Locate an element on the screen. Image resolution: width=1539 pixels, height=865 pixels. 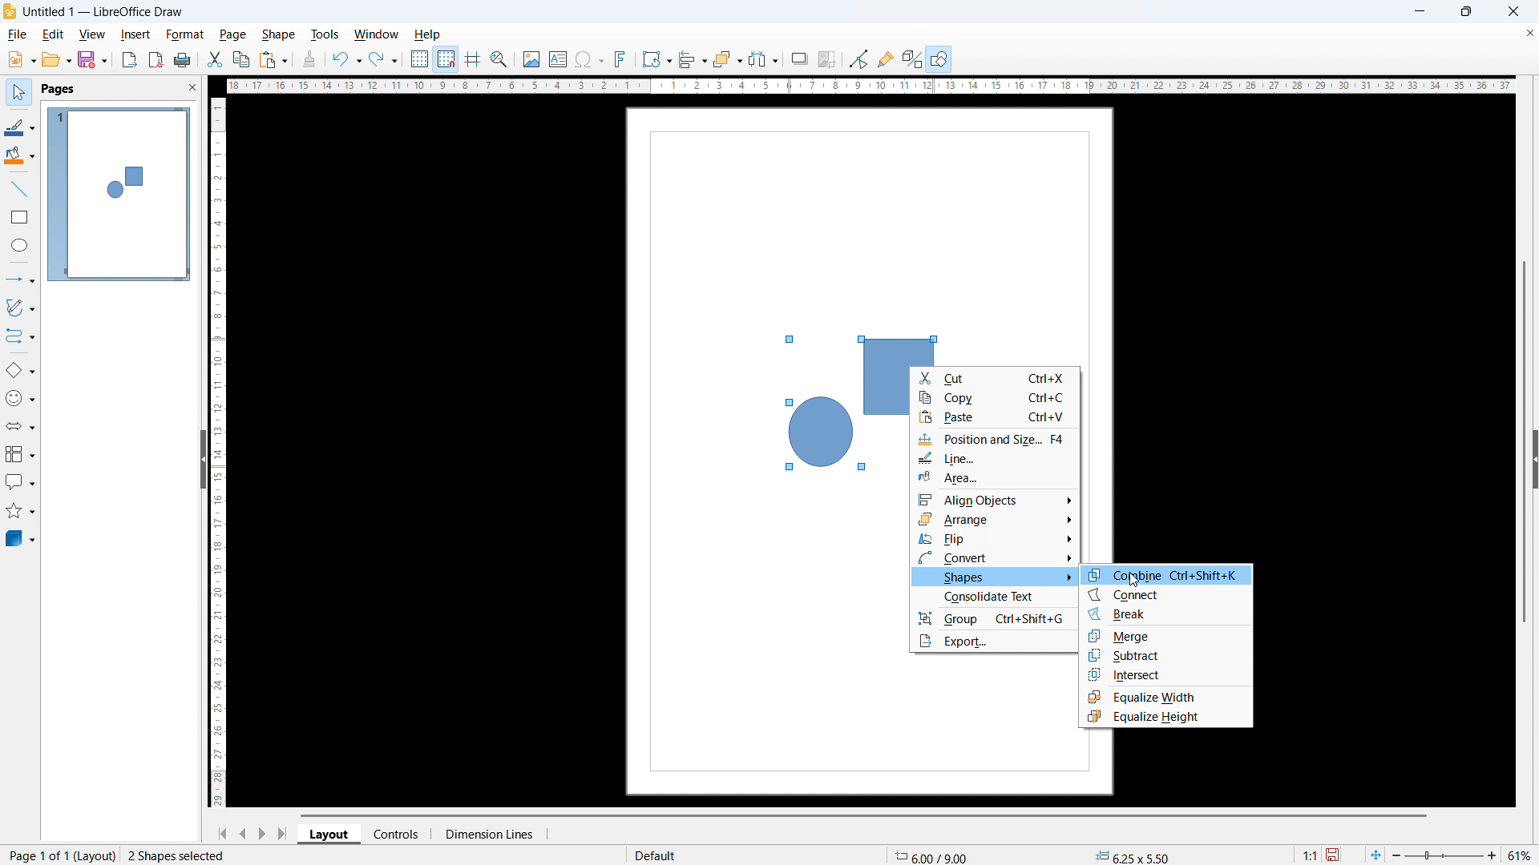
line is located at coordinates (20, 189).